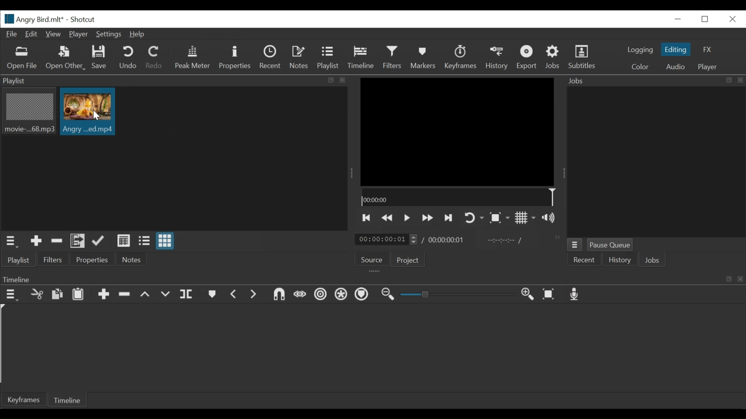 This screenshot has height=419, width=746. Describe the element at coordinates (19, 260) in the screenshot. I see `Playlist` at that location.